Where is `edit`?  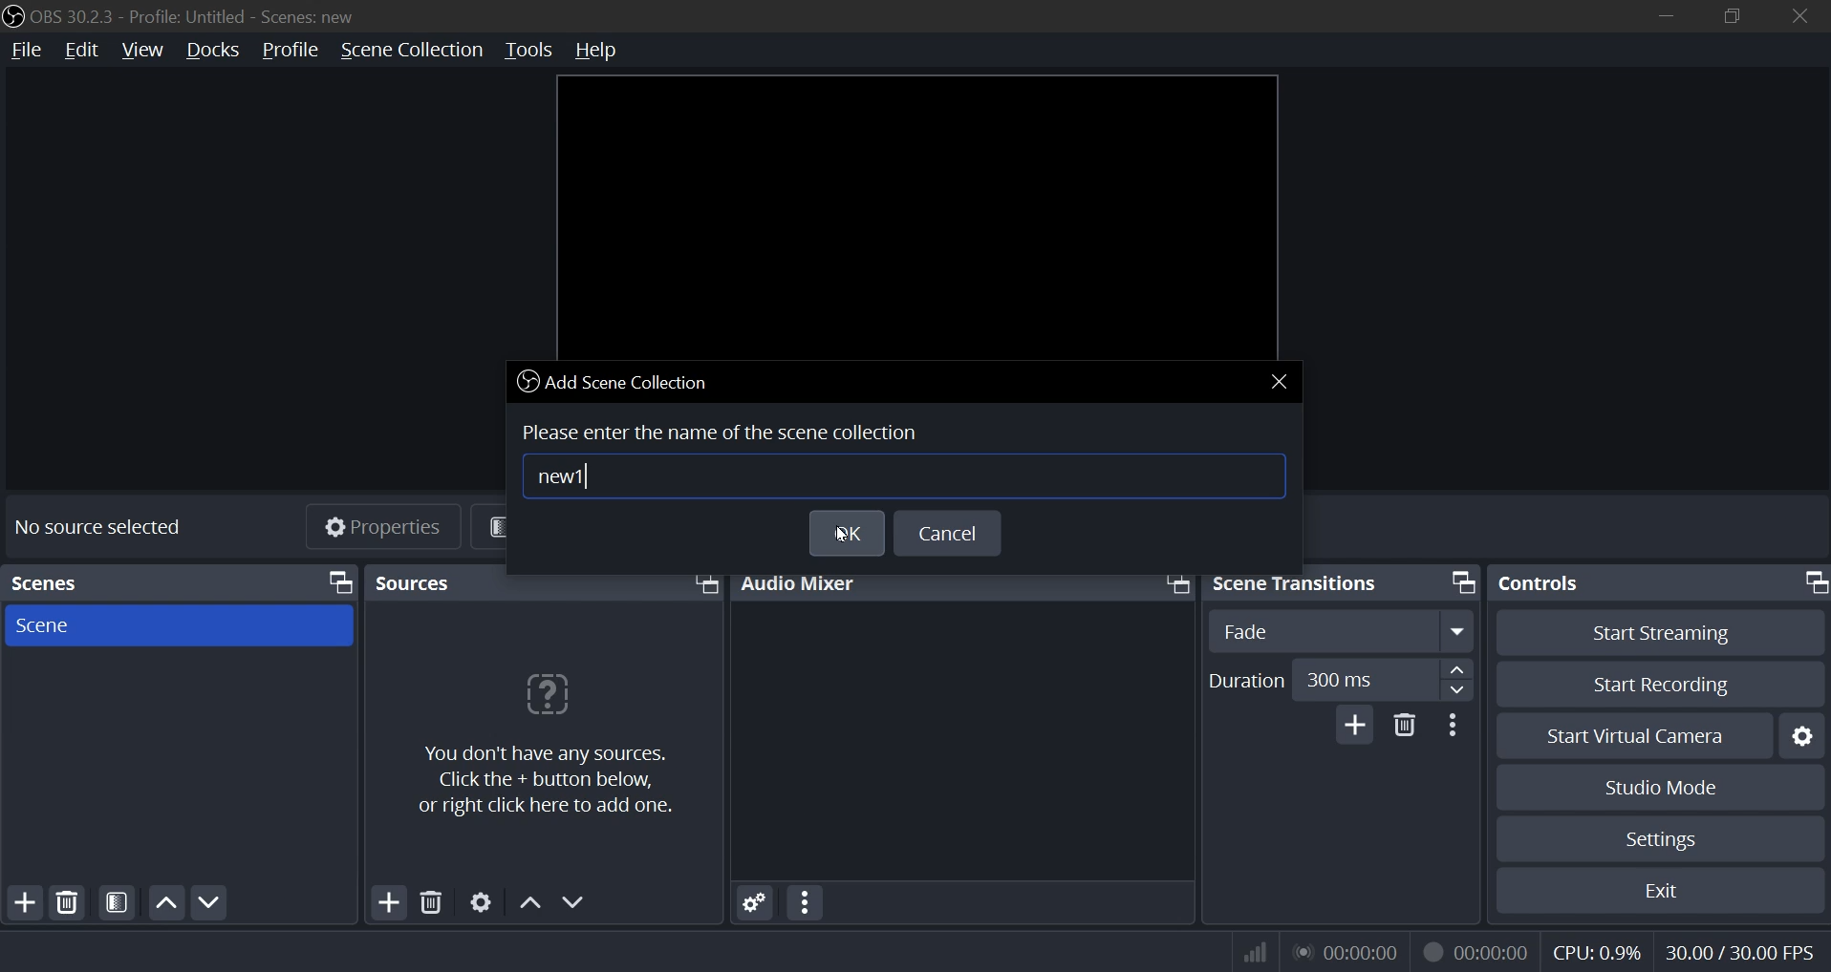 edit is located at coordinates (81, 51).